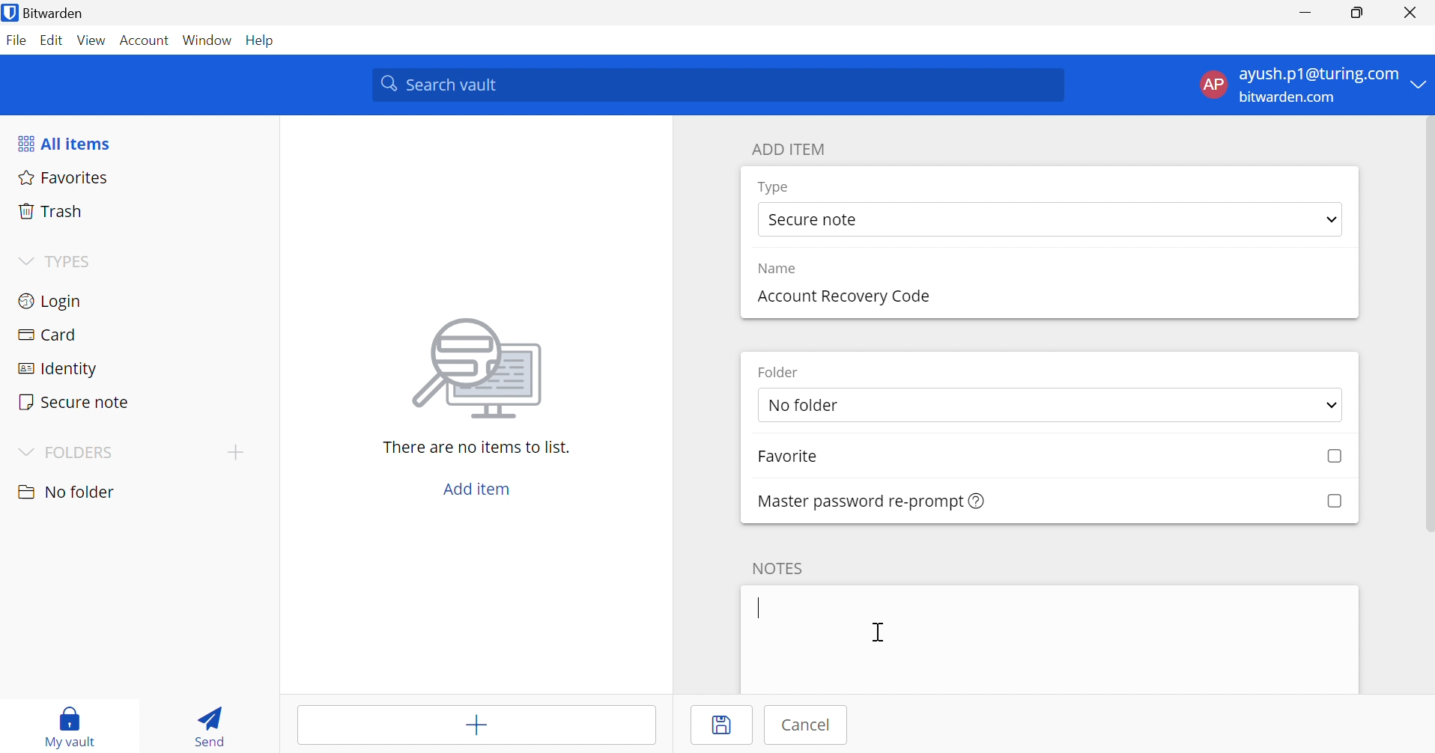  Describe the element at coordinates (72, 263) in the screenshot. I see `TYPES` at that location.